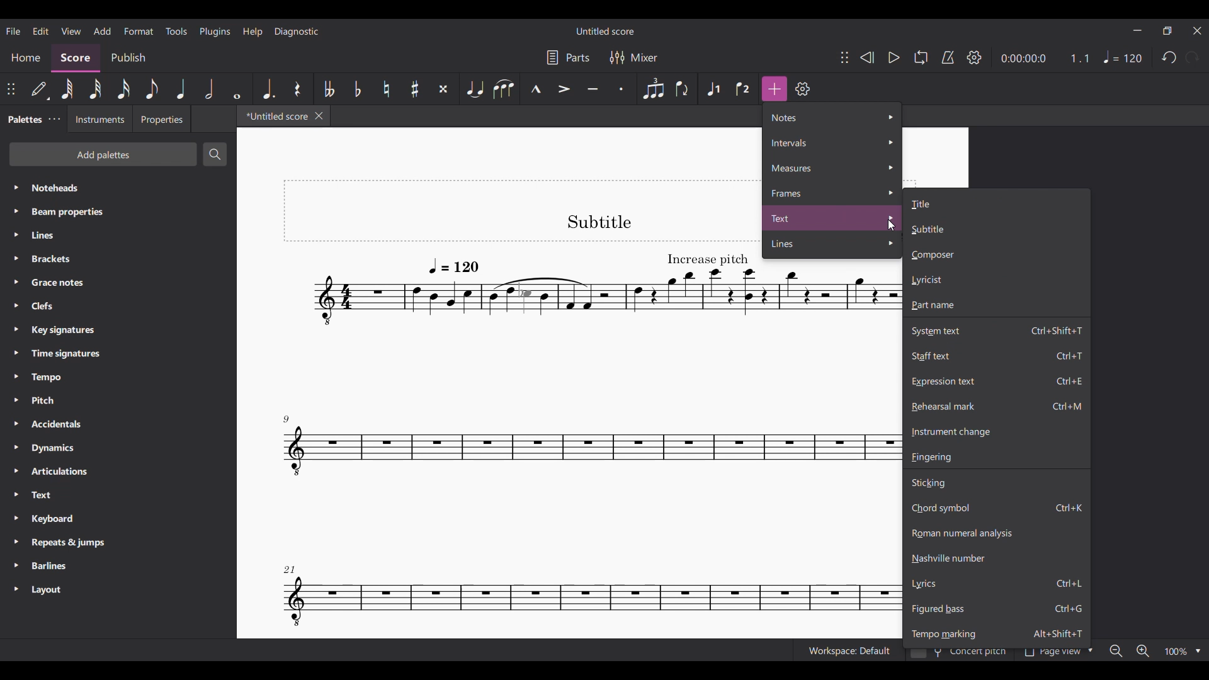 The width and height of the screenshot is (1209, 680). I want to click on File menu, so click(14, 31).